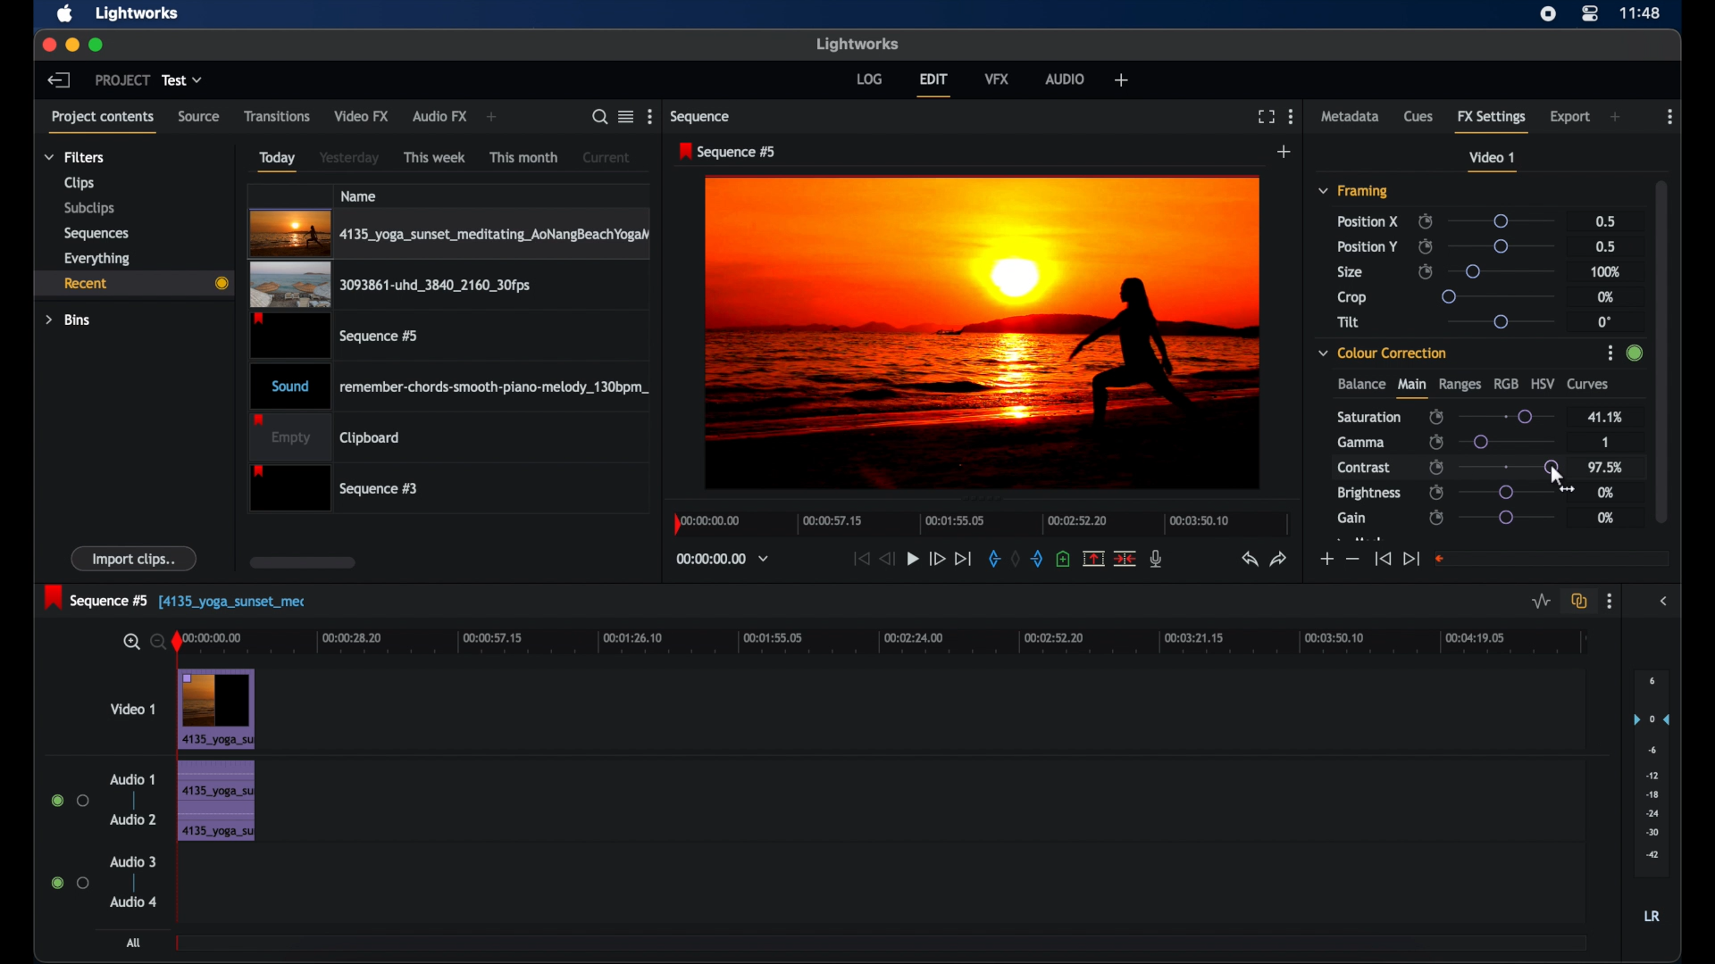  What do you see at coordinates (1549, 13) in the screenshot?
I see `screen recorder` at bounding box center [1549, 13].